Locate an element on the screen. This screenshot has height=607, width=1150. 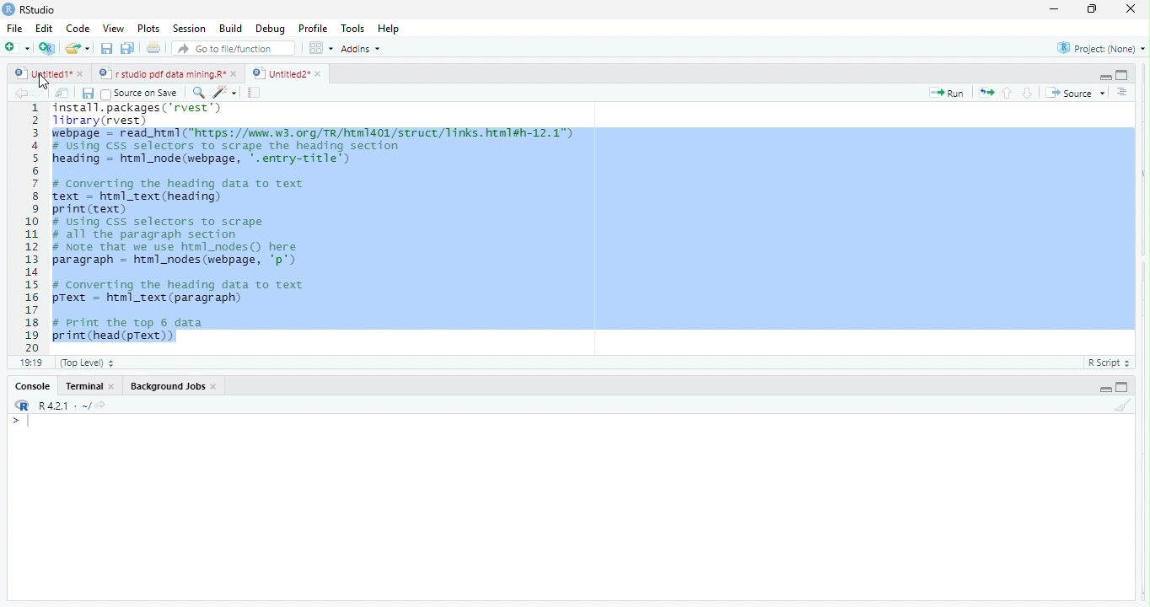
 Go to file/function is located at coordinates (234, 49).